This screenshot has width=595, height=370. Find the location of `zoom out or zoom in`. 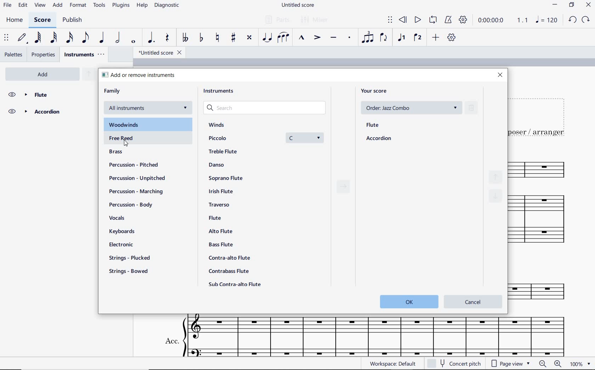

zoom out or zoom in is located at coordinates (550, 364).